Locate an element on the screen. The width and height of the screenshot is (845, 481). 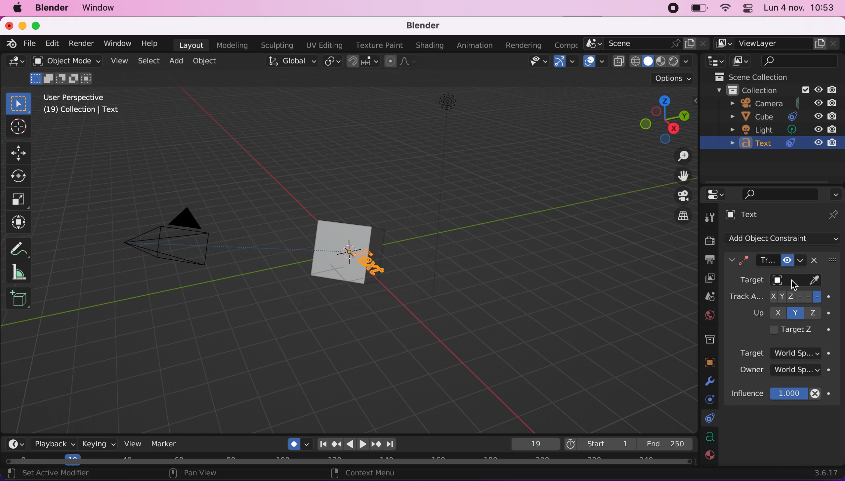
physics is located at coordinates (708, 399).